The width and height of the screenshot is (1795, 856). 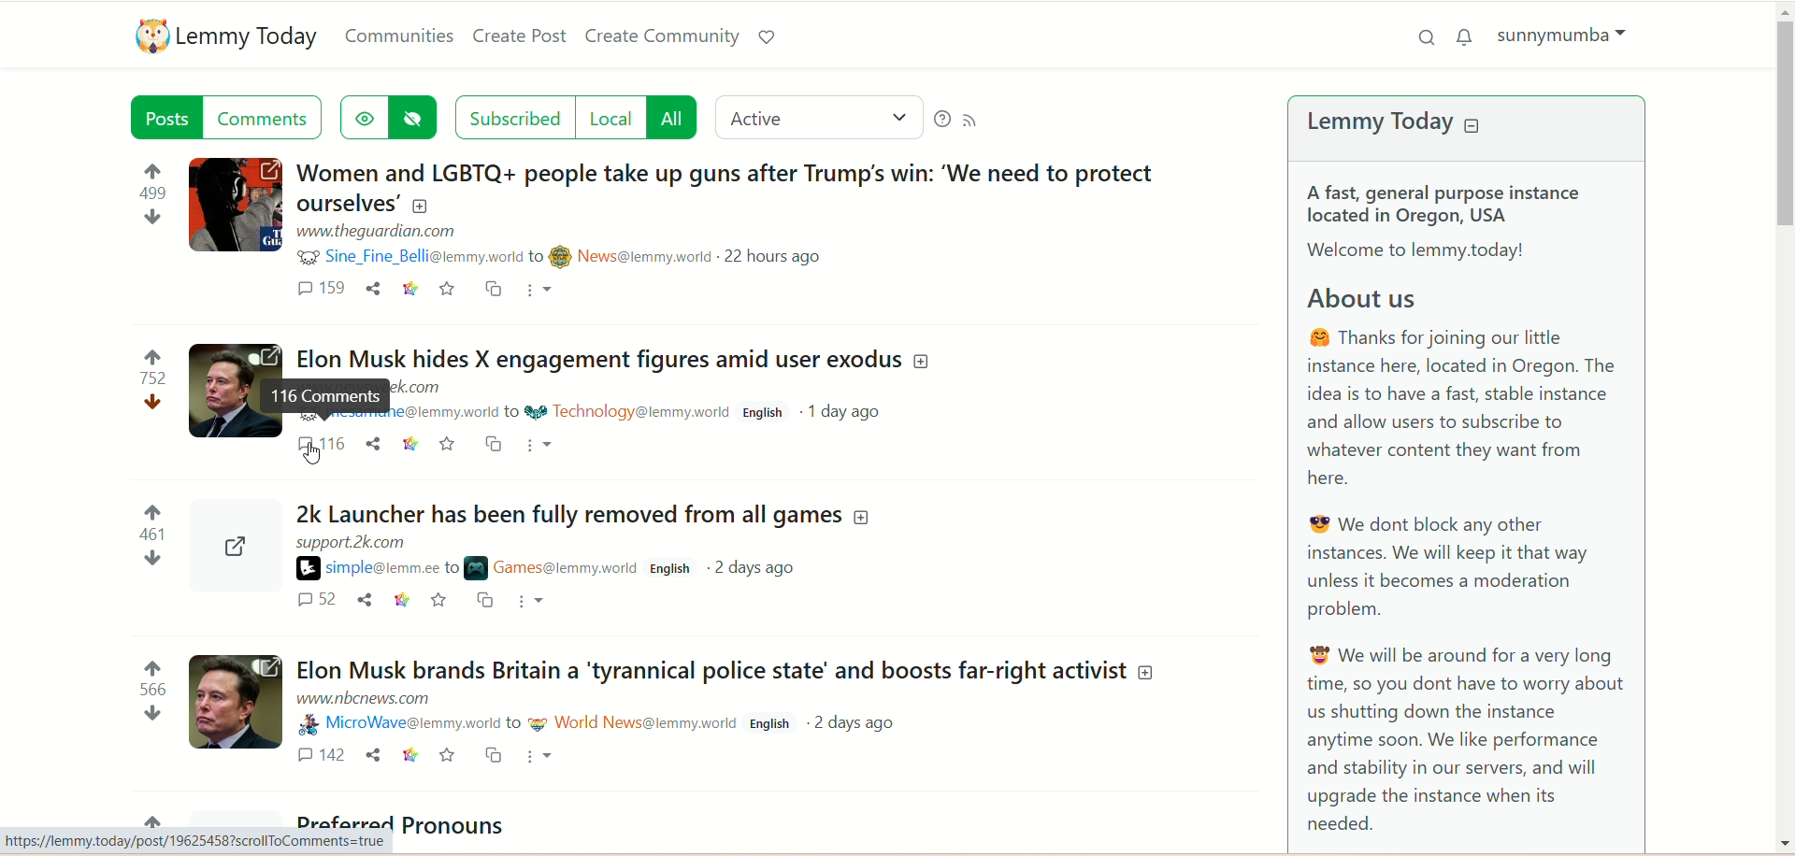 I want to click on local, so click(x=613, y=118).